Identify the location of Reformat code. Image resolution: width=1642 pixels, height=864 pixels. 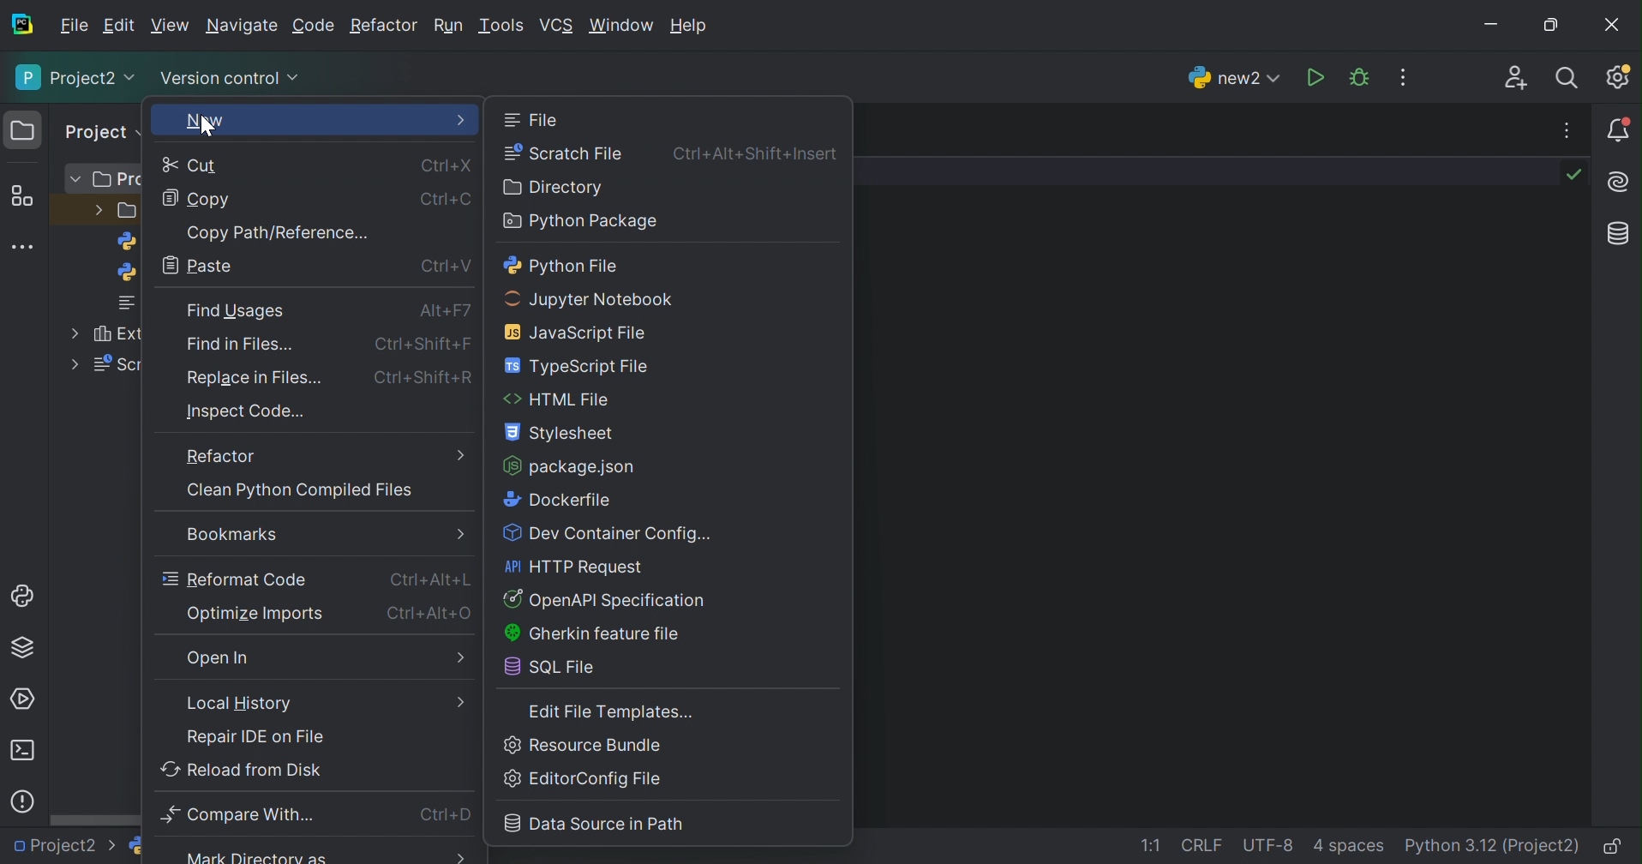
(235, 579).